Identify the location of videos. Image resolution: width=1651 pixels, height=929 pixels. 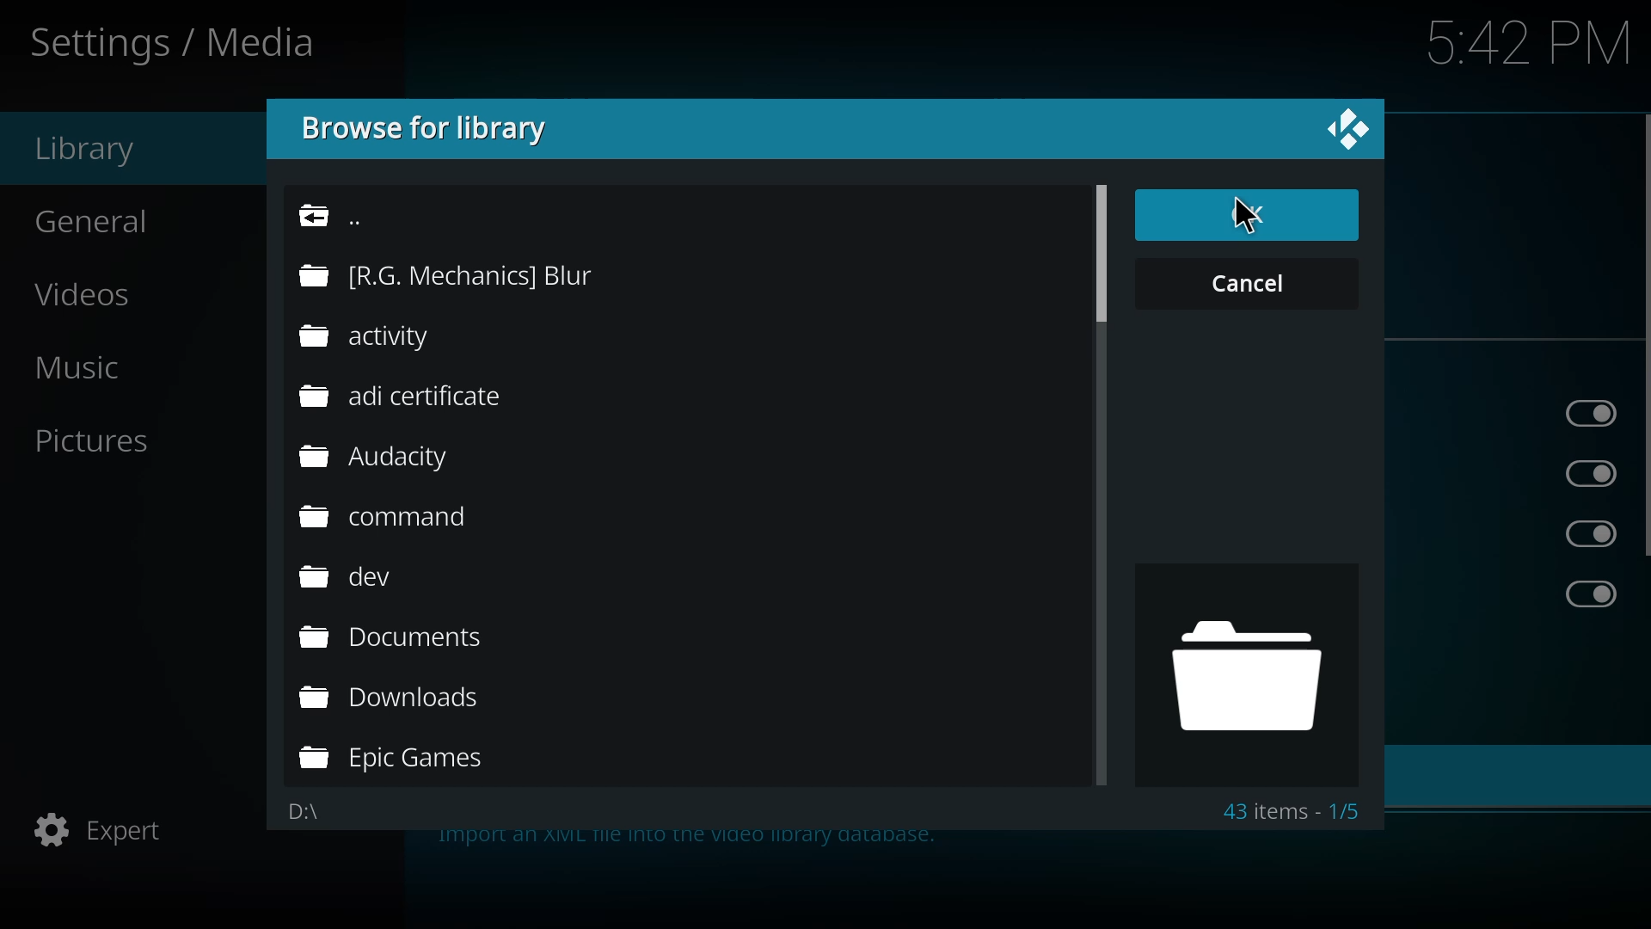
(98, 294).